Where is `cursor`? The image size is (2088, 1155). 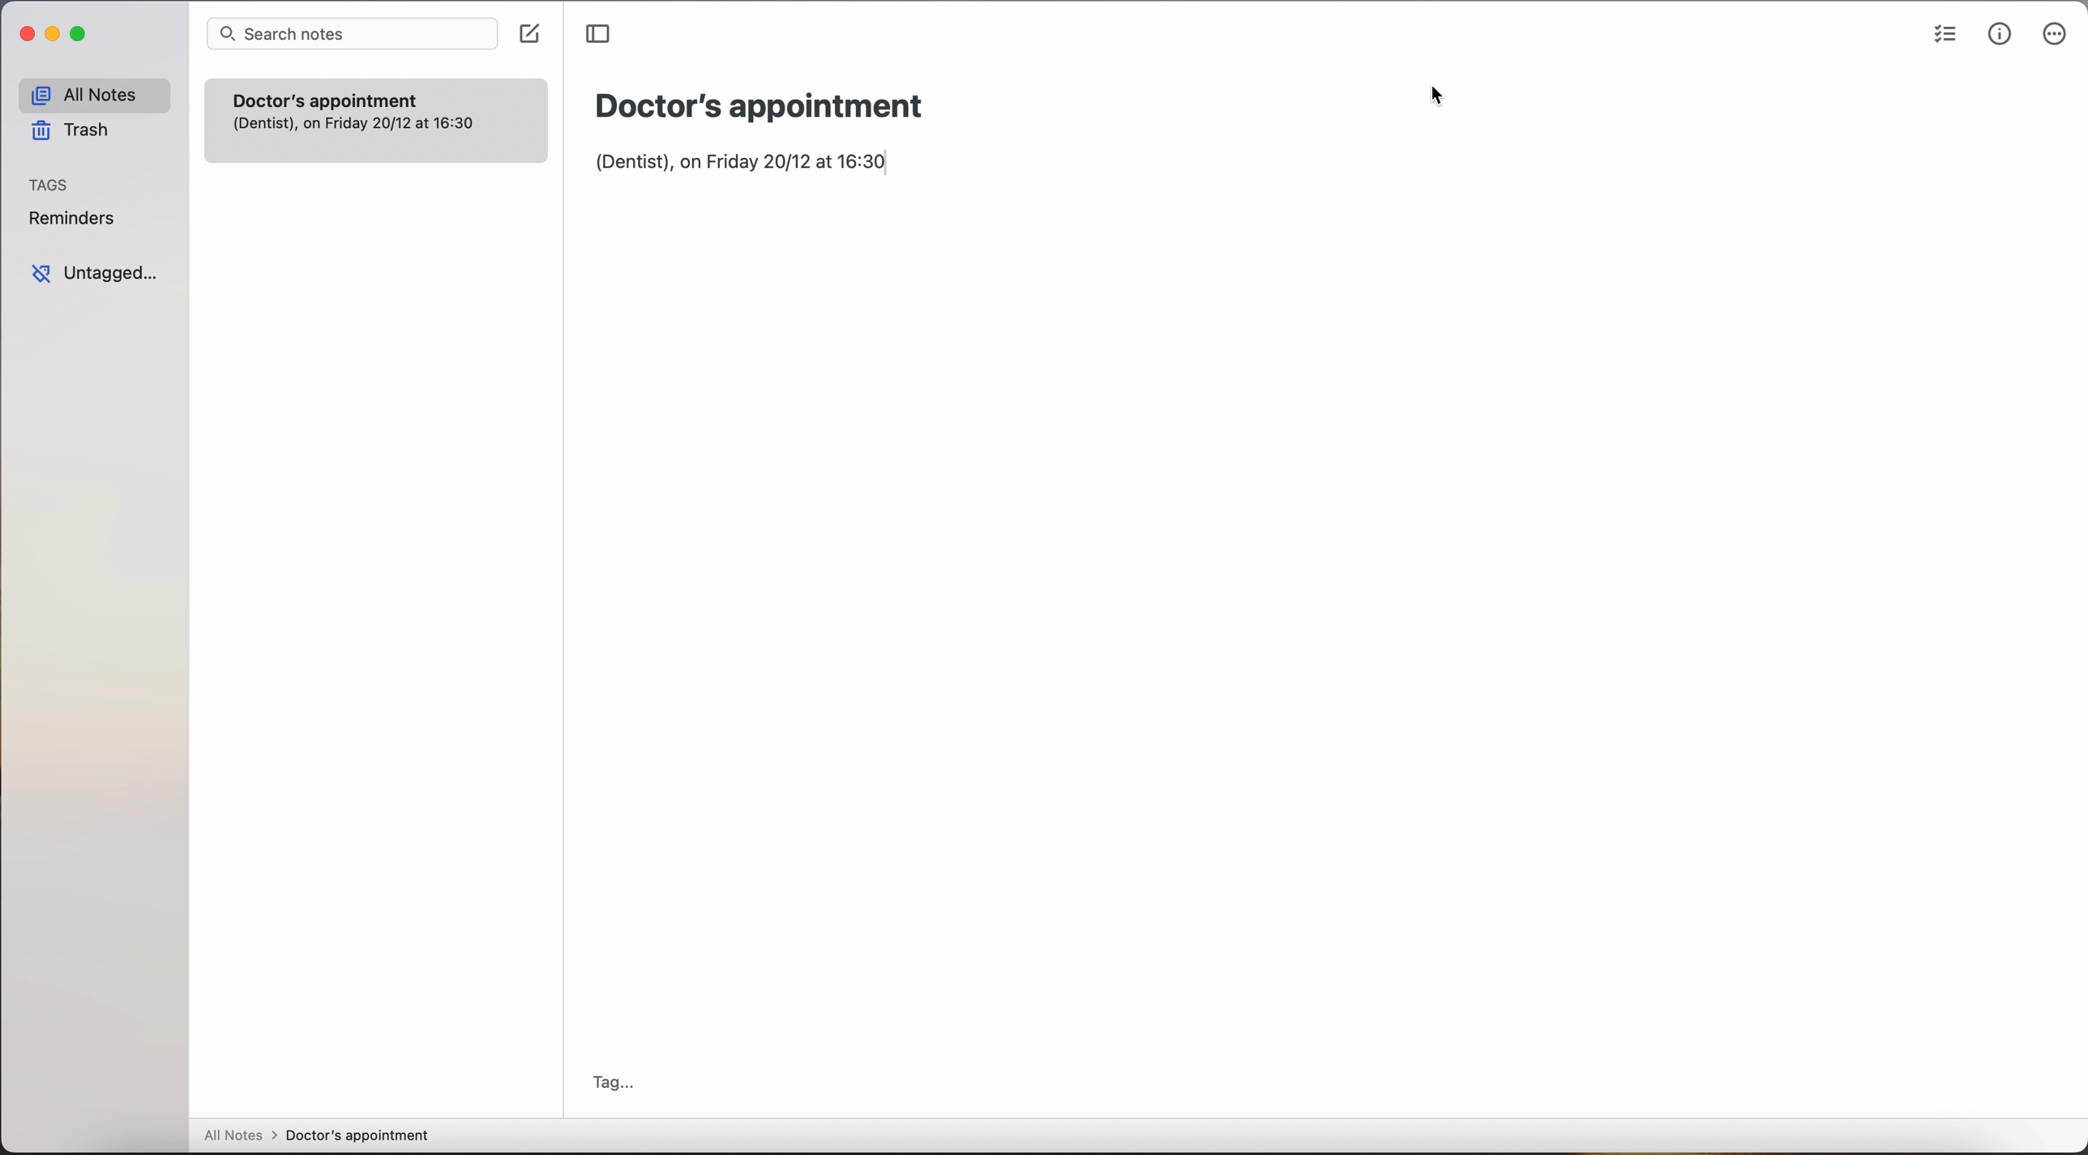 cursor is located at coordinates (1436, 96).